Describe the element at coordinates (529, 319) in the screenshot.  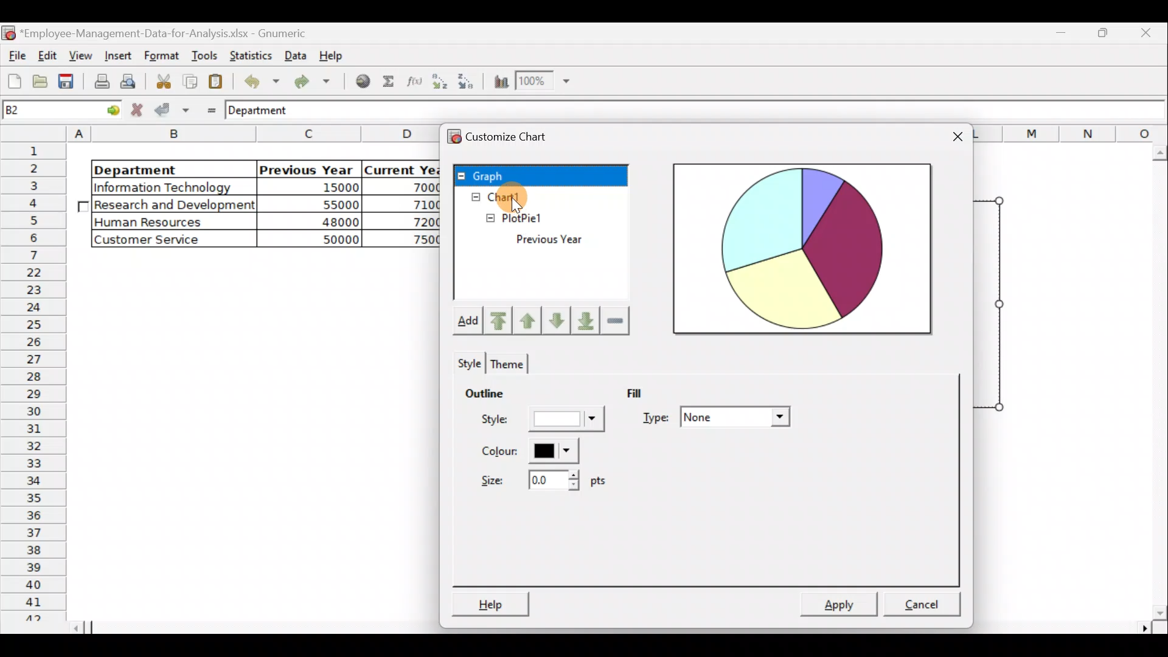
I see `Move up` at that location.